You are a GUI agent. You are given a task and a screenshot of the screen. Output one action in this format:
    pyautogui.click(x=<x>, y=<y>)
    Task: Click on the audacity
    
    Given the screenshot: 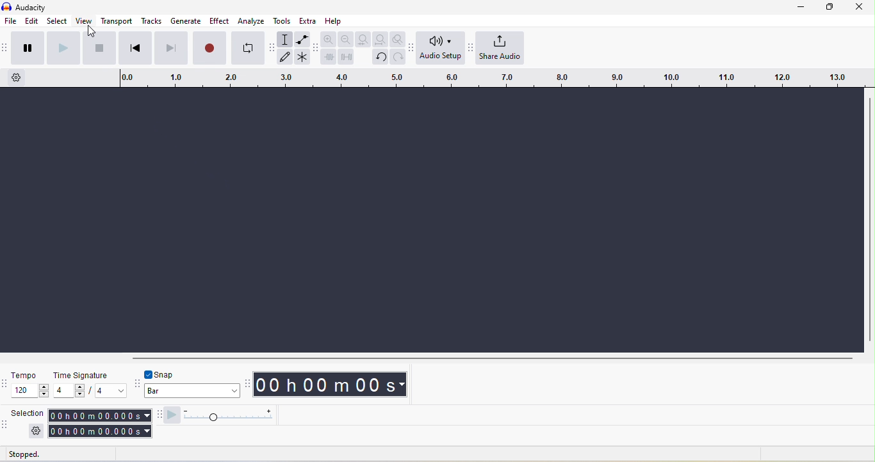 What is the action you would take?
    pyautogui.click(x=31, y=8)
    